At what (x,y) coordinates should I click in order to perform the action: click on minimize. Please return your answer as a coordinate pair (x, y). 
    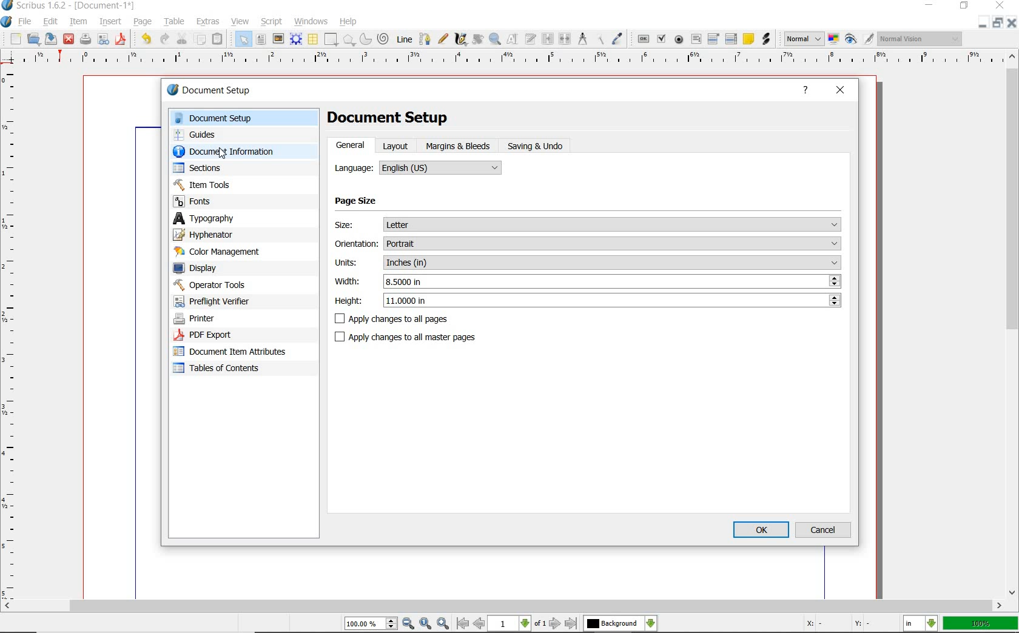
    Looking at the image, I should click on (984, 24).